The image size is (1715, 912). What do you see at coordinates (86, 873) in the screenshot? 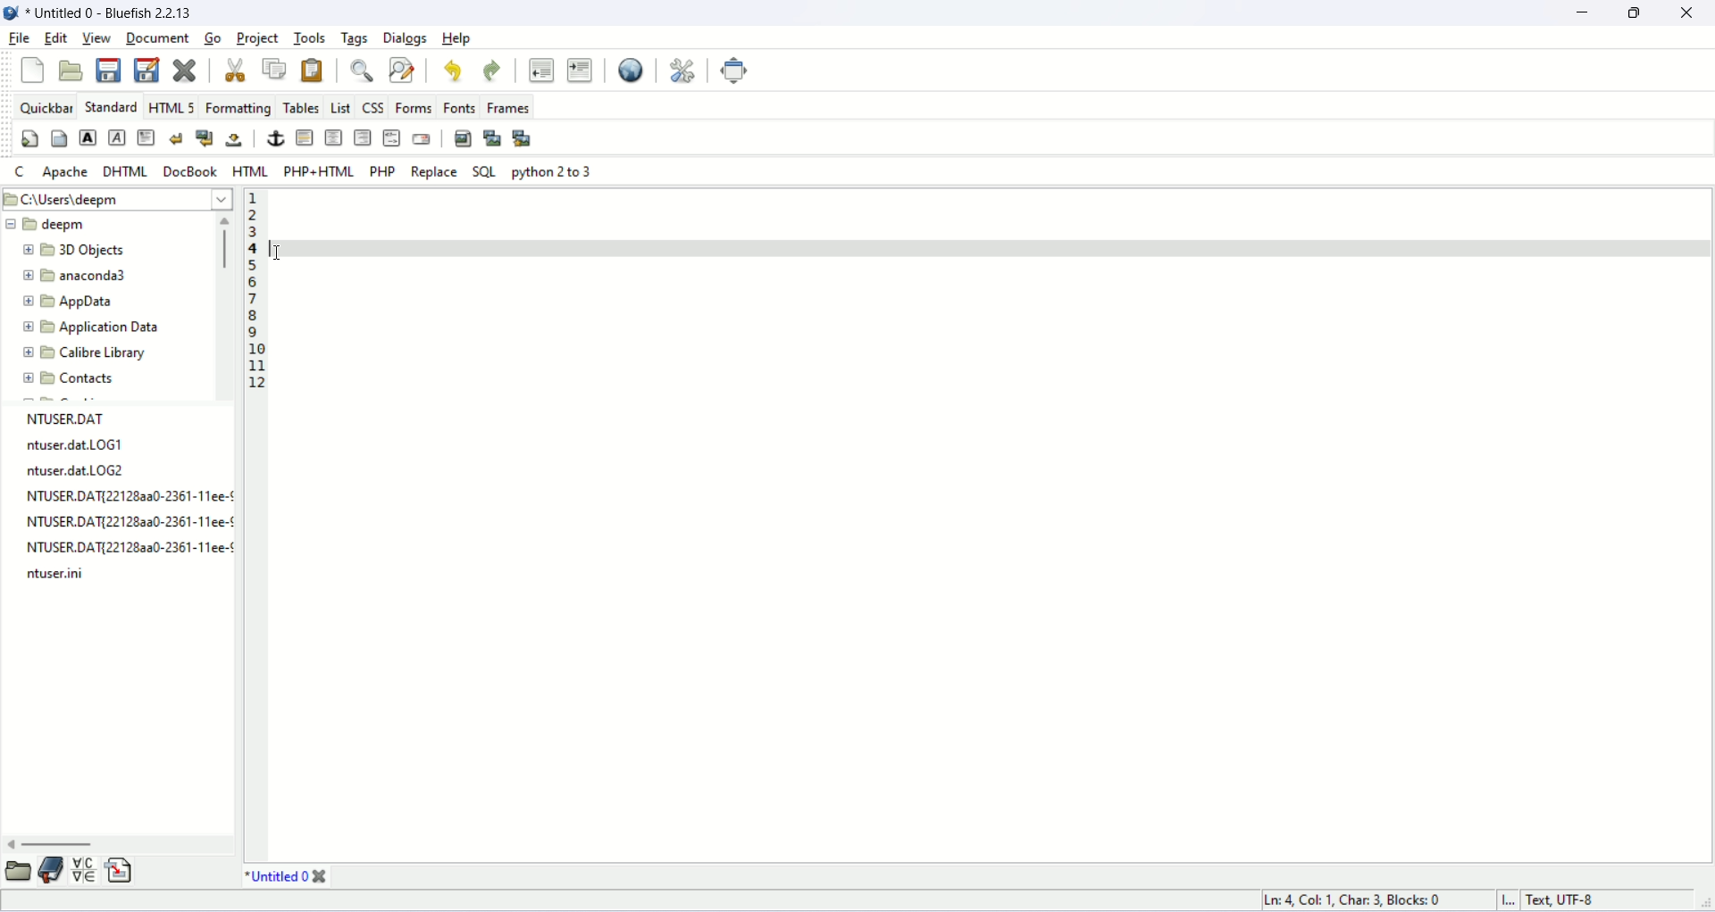
I see `char map` at bounding box center [86, 873].